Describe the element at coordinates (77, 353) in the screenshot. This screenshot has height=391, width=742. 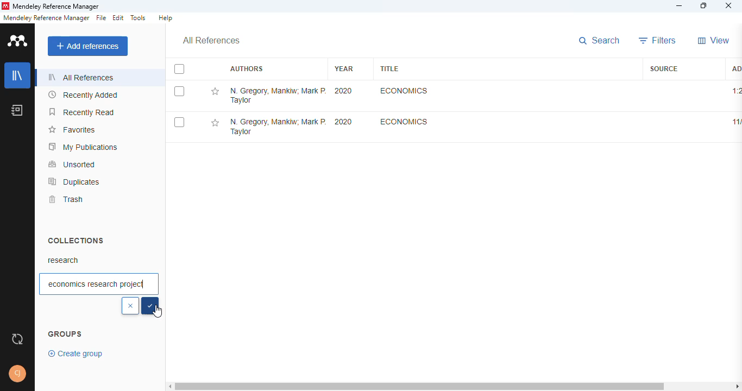
I see `create group` at that location.